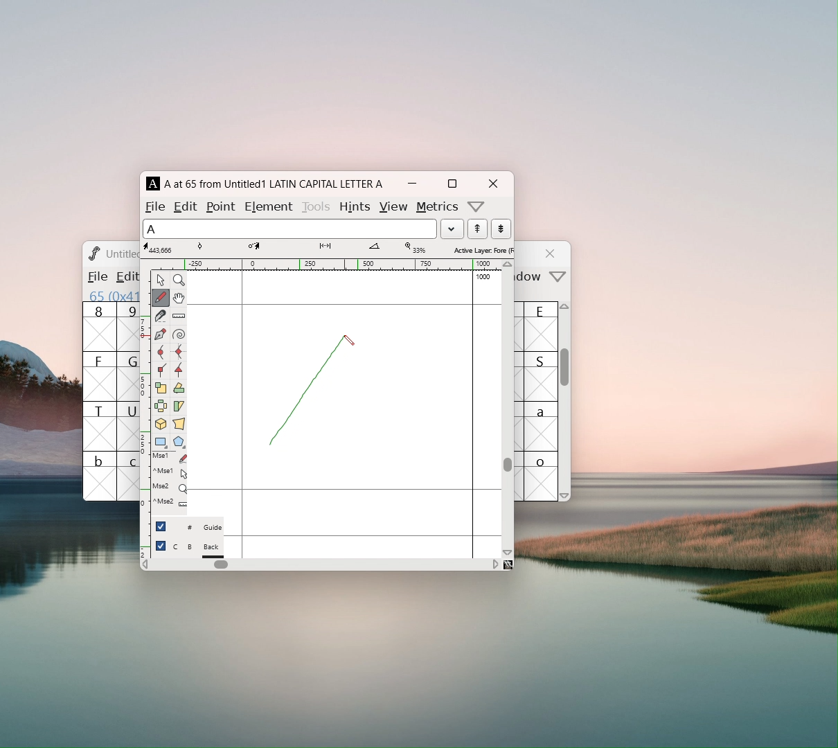 The width and height of the screenshot is (838, 748). Describe the element at coordinates (552, 253) in the screenshot. I see `close` at that location.